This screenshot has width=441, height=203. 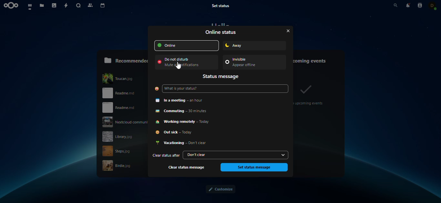 I want to click on search, so click(x=391, y=5).